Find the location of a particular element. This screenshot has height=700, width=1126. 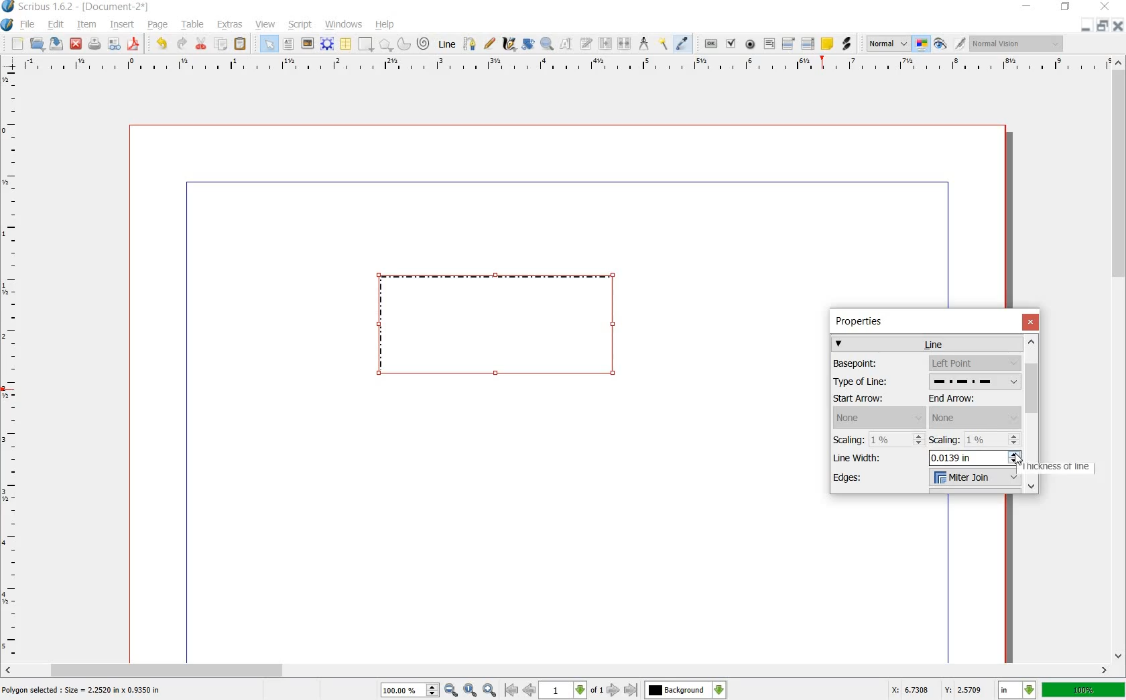

X: 6.7308 Y: 2.5709 is located at coordinates (938, 691).